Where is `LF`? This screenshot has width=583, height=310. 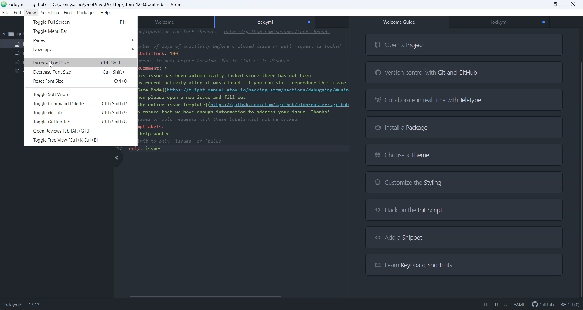 LF is located at coordinates (486, 305).